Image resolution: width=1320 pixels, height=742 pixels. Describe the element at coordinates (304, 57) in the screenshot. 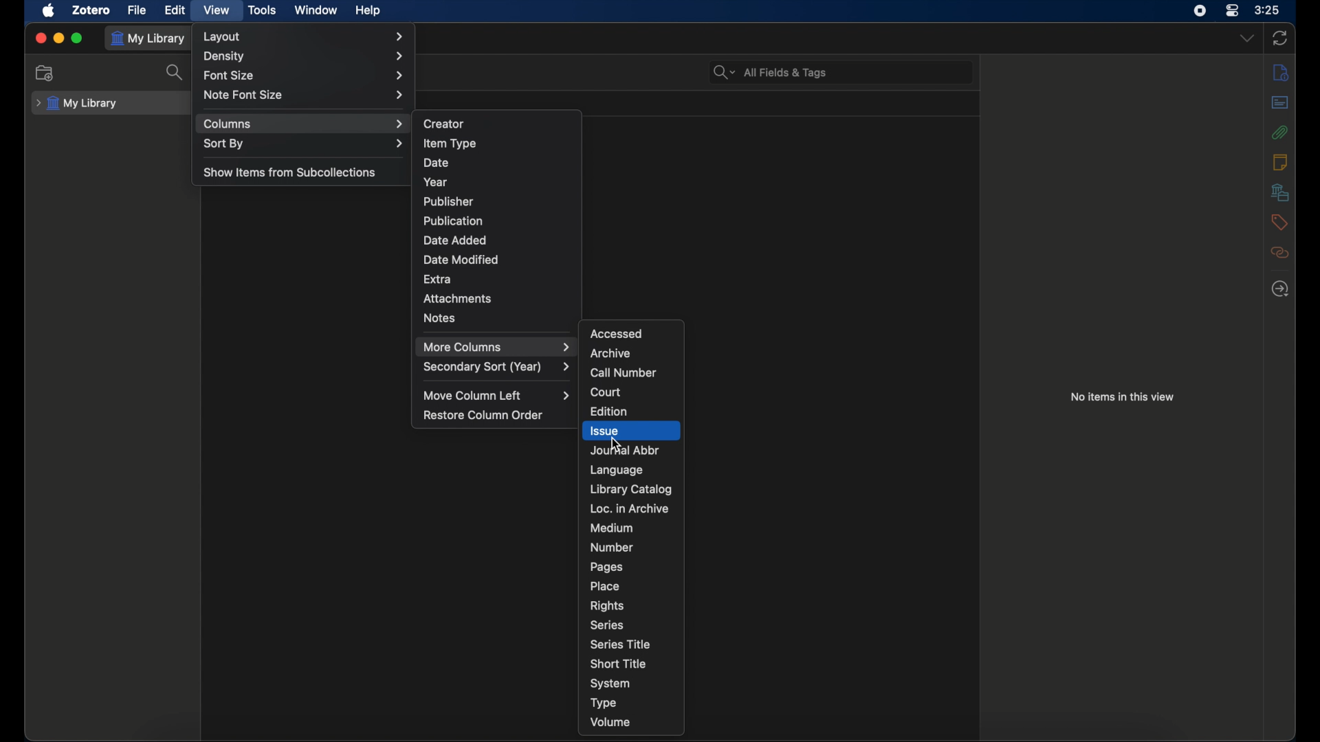

I see `density` at that location.